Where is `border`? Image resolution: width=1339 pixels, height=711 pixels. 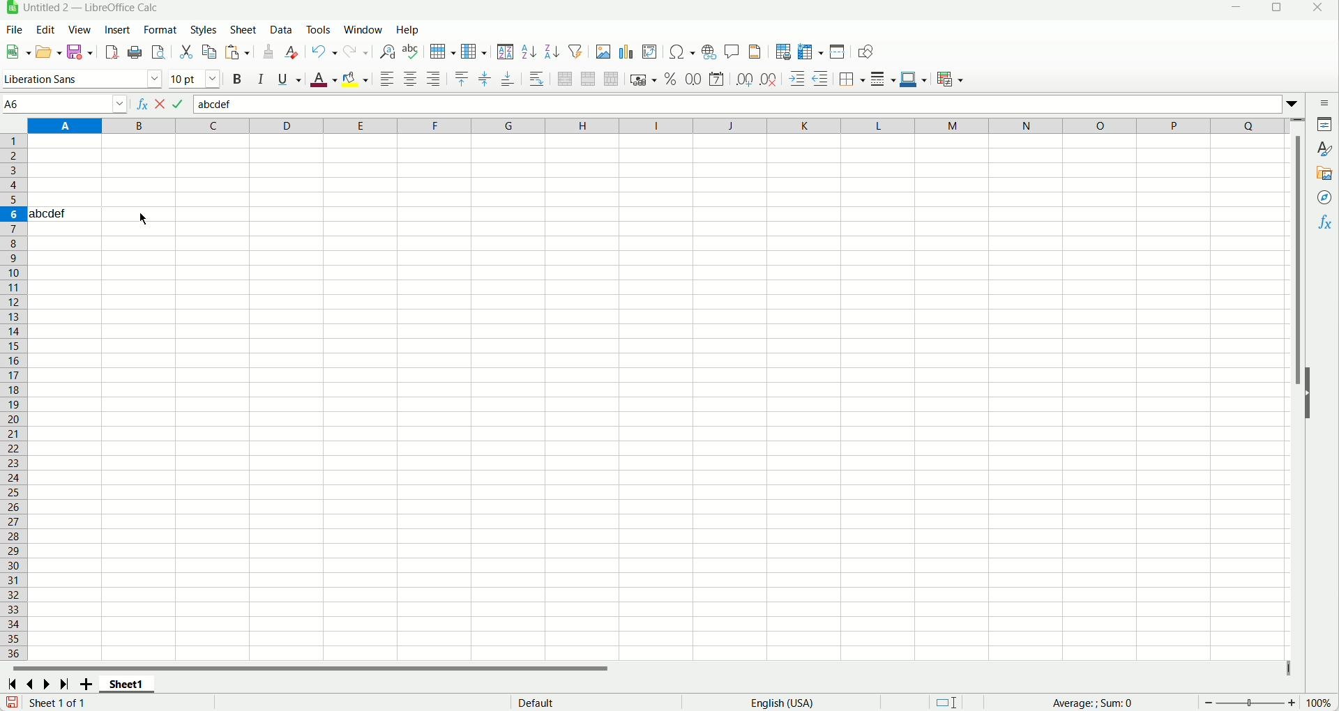 border is located at coordinates (852, 79).